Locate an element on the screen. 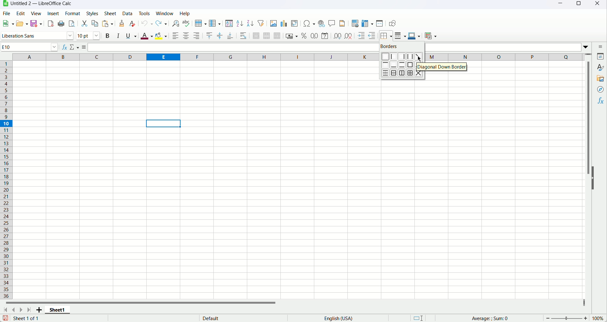  Bold is located at coordinates (107, 36).